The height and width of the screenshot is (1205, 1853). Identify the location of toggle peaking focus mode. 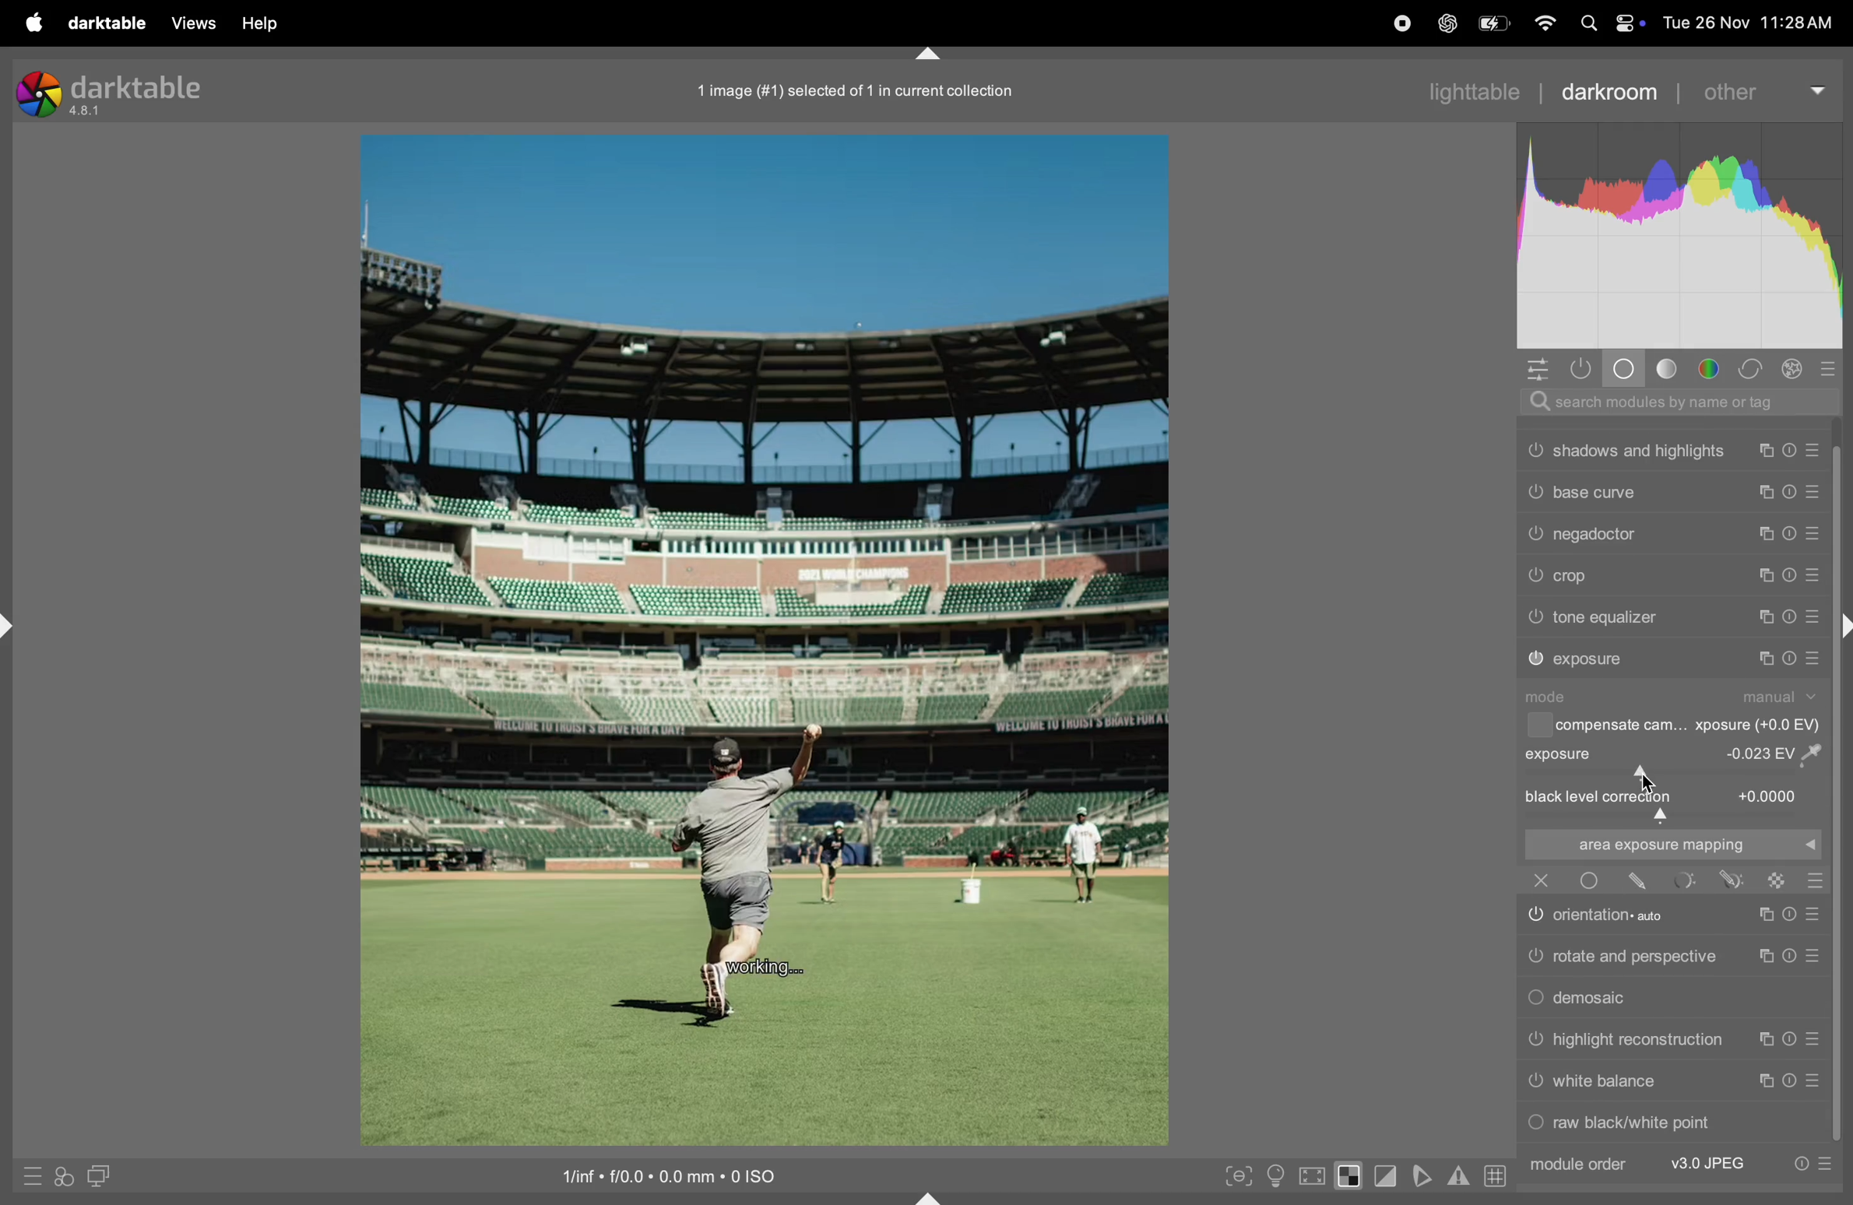
(1234, 1174).